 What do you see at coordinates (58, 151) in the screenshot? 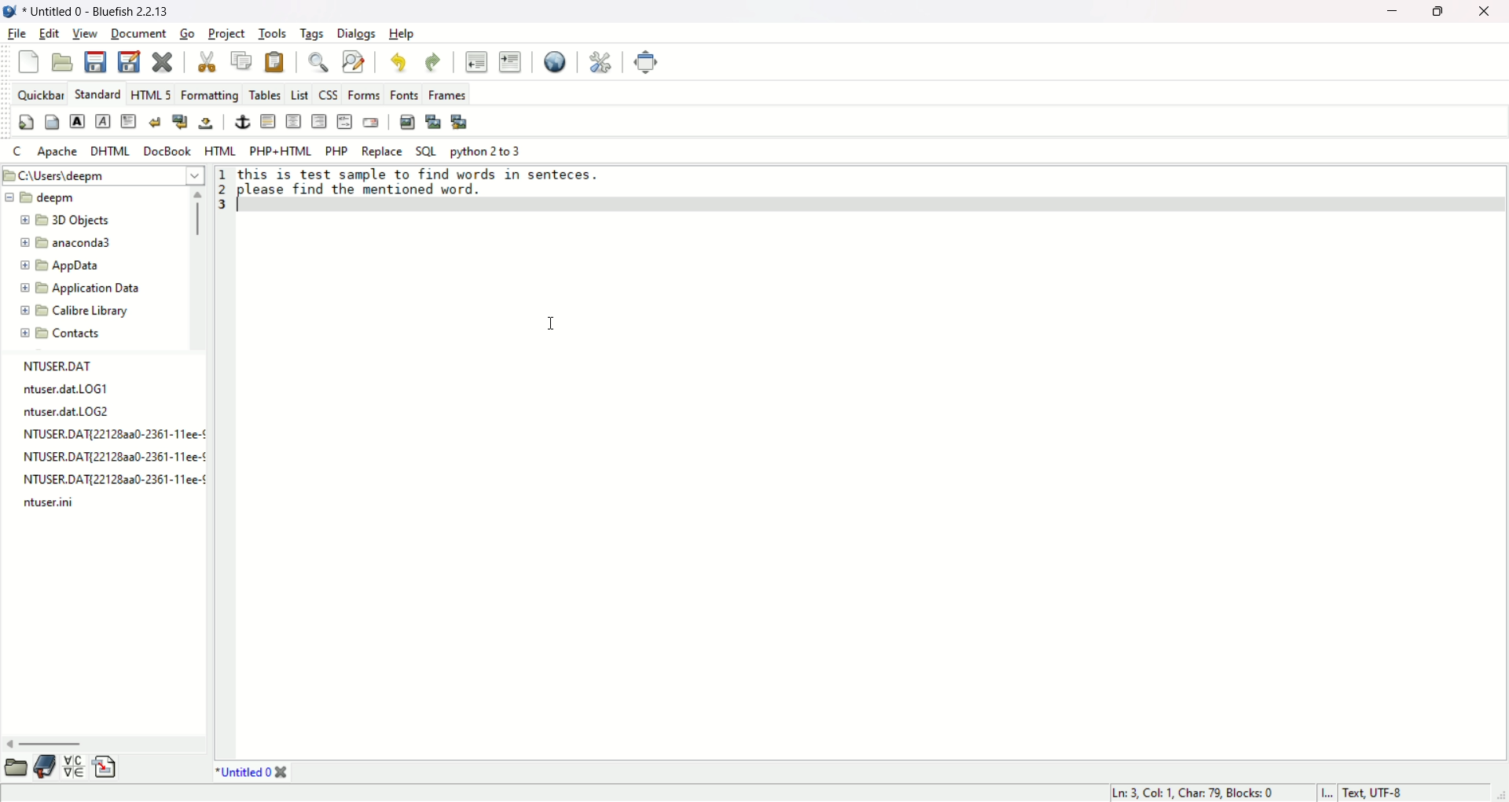
I see `apache` at bounding box center [58, 151].